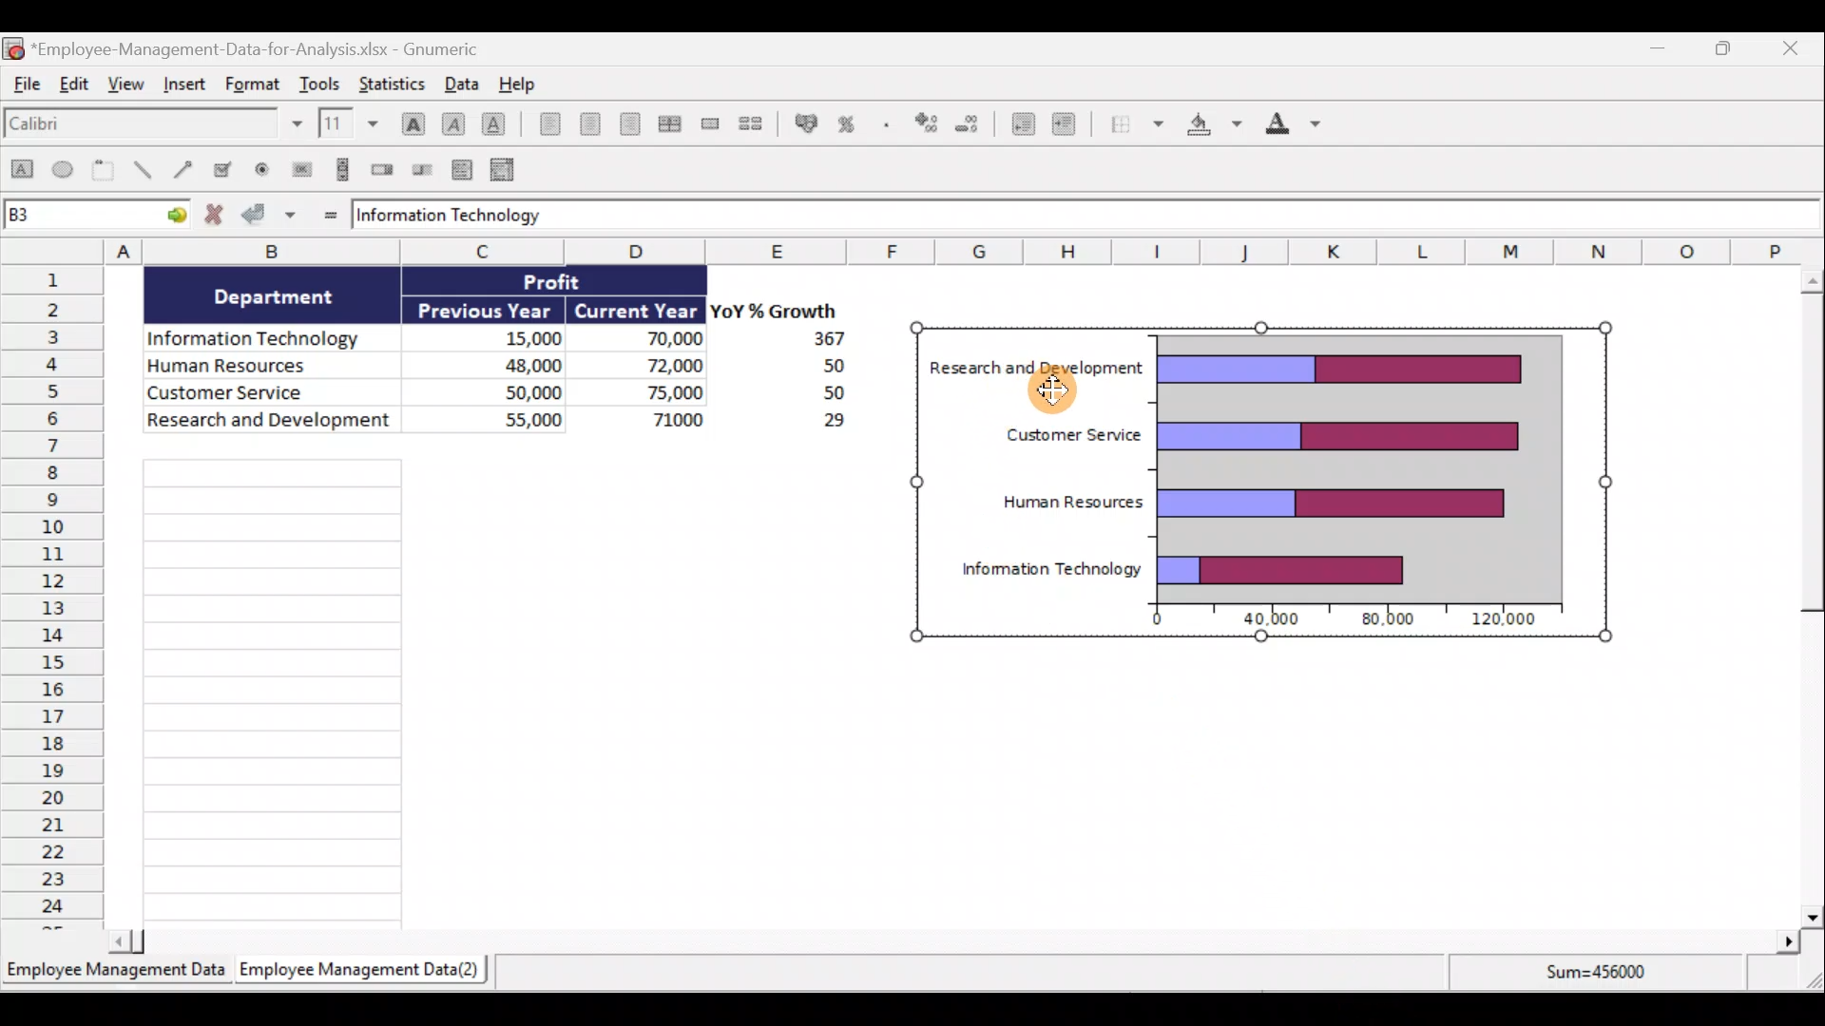  I want to click on Minimize, so click(1656, 50).